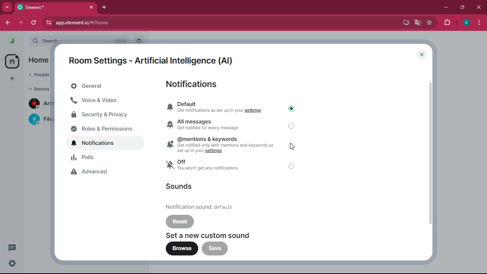  Describe the element at coordinates (292, 146) in the screenshot. I see `off` at that location.